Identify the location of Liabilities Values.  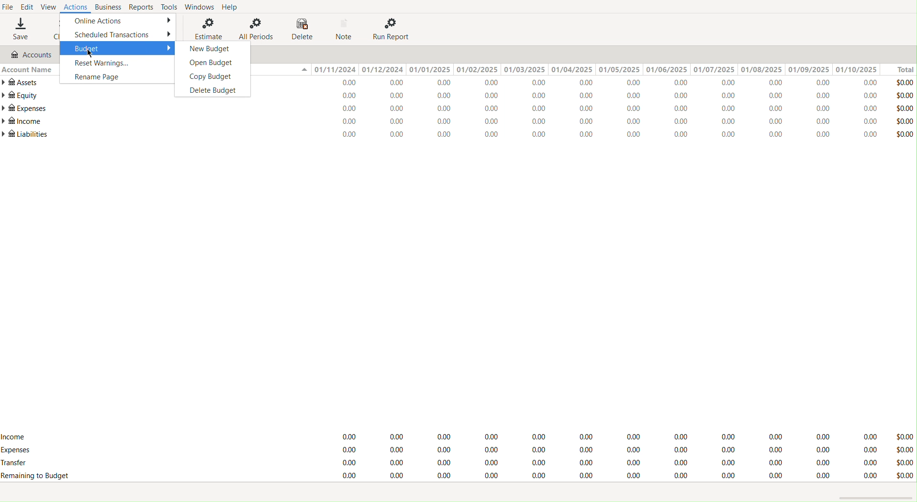
(608, 135).